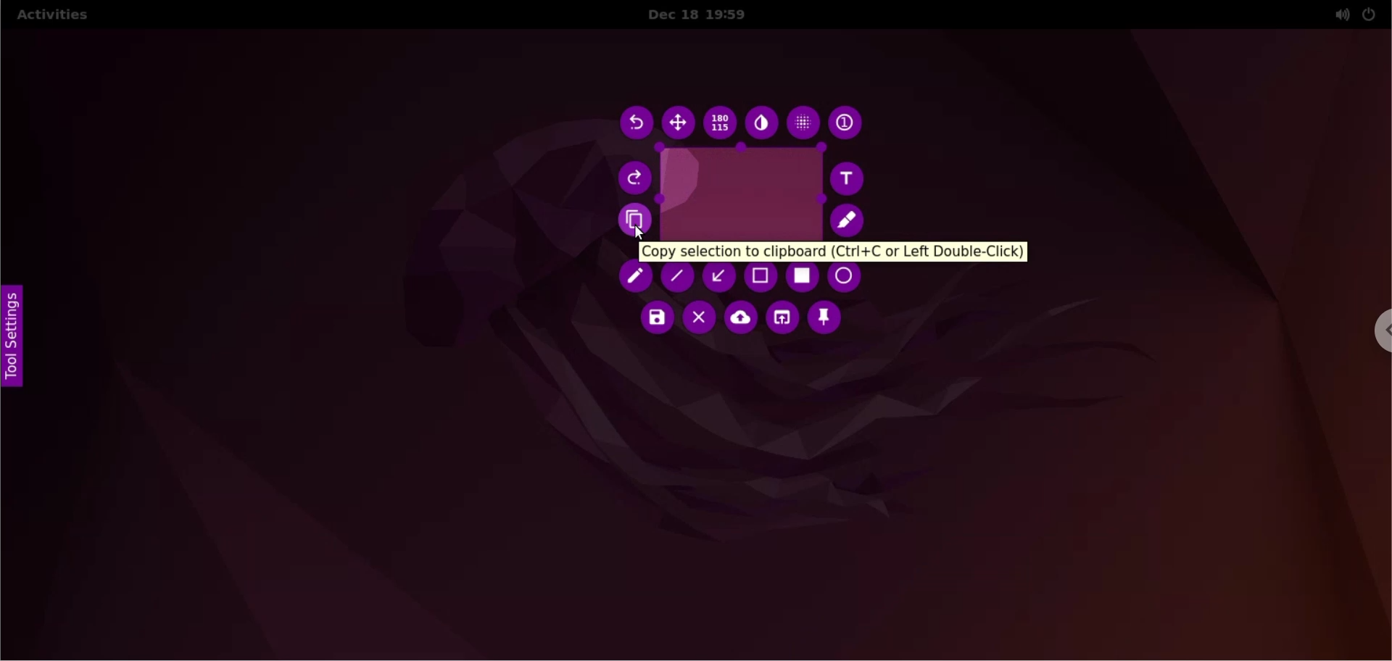 This screenshot has height=661, width=1392. What do you see at coordinates (634, 277) in the screenshot?
I see `pencil` at bounding box center [634, 277].